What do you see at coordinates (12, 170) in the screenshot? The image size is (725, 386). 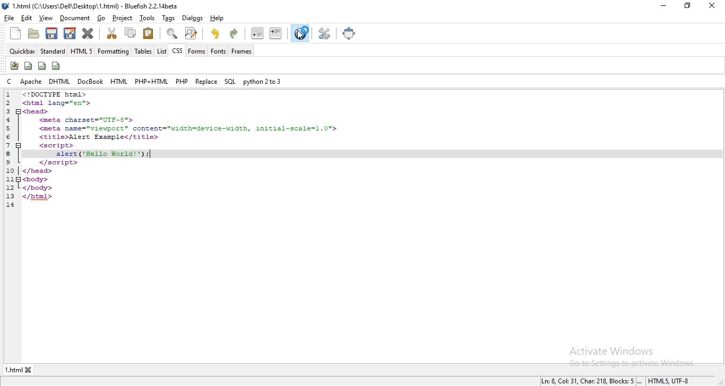 I see `10` at bounding box center [12, 170].